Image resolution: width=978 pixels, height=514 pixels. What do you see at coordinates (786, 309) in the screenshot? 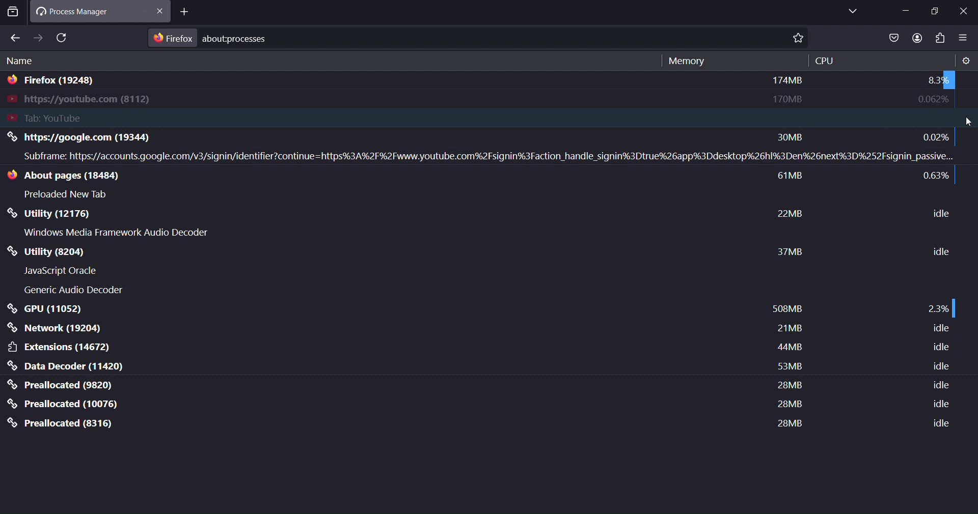
I see `508 mb` at bounding box center [786, 309].